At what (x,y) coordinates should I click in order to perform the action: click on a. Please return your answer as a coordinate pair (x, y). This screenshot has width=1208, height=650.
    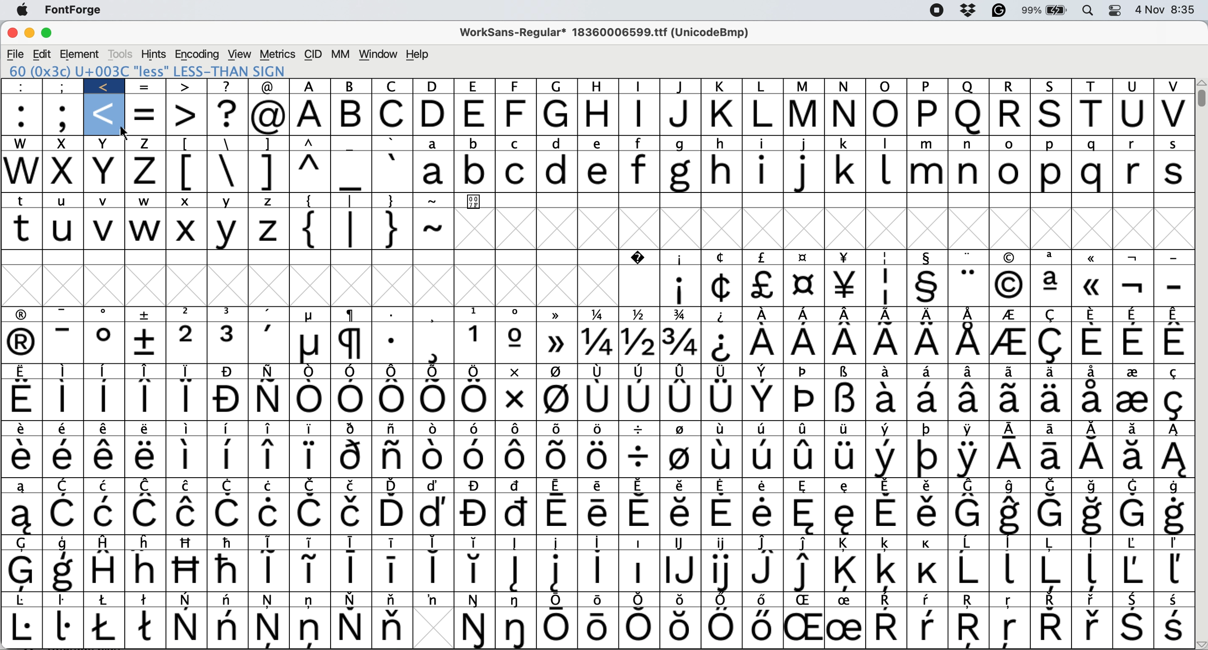
    Looking at the image, I should click on (434, 170).